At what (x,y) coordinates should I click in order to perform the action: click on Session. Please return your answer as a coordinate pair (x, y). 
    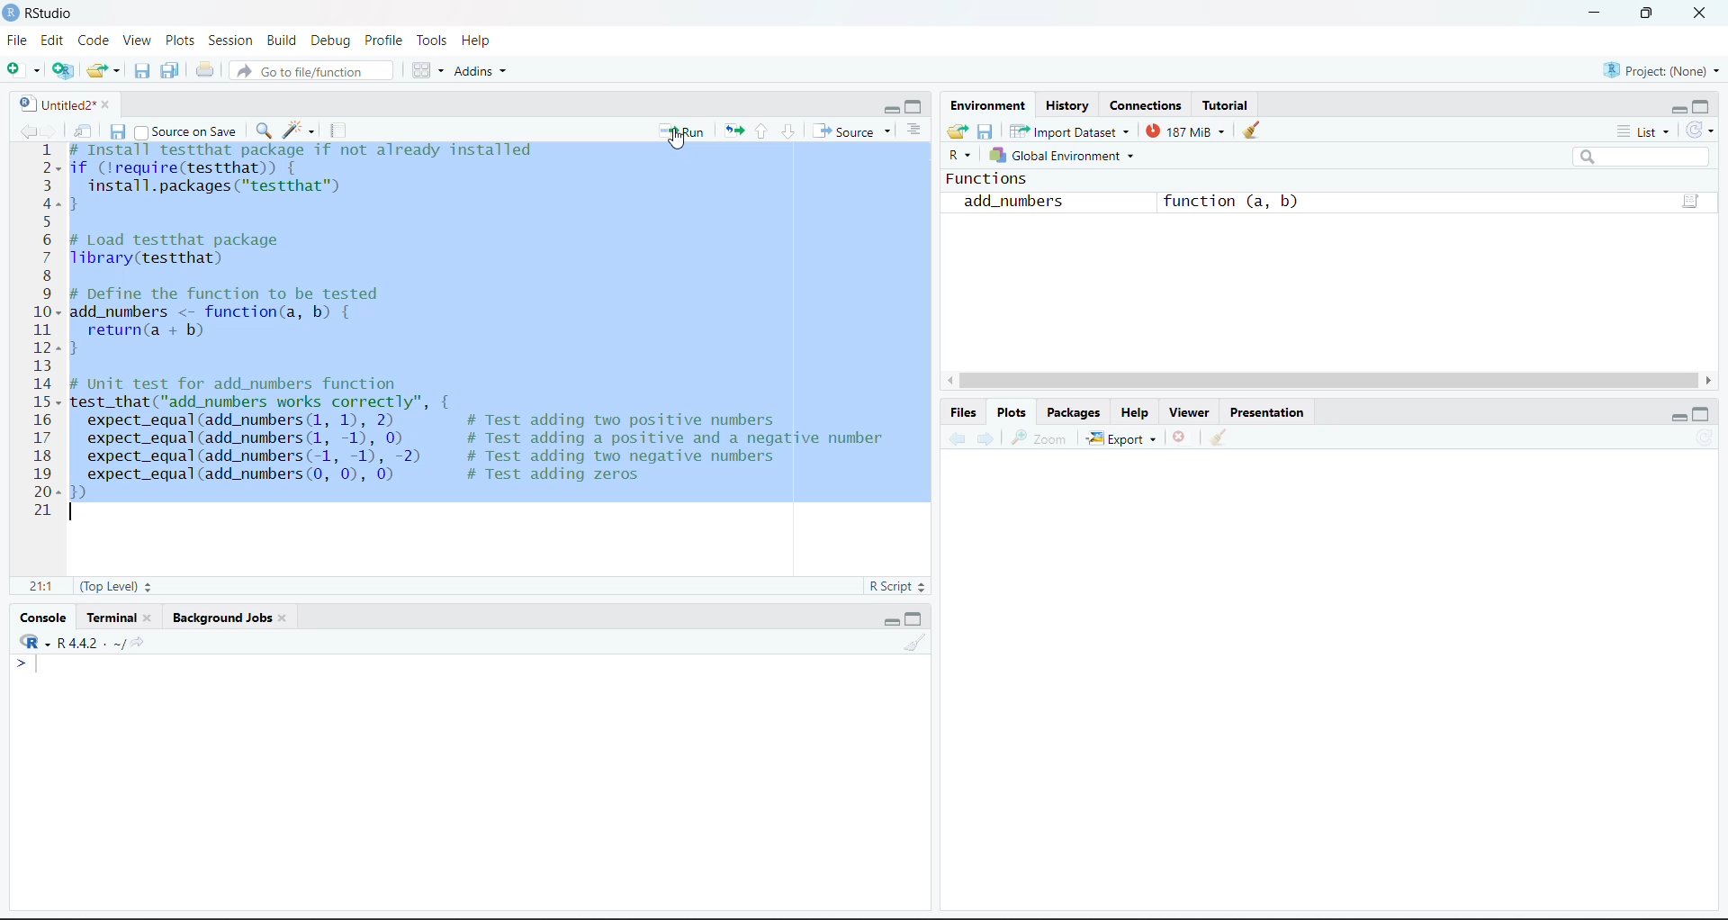
    Looking at the image, I should click on (231, 41).